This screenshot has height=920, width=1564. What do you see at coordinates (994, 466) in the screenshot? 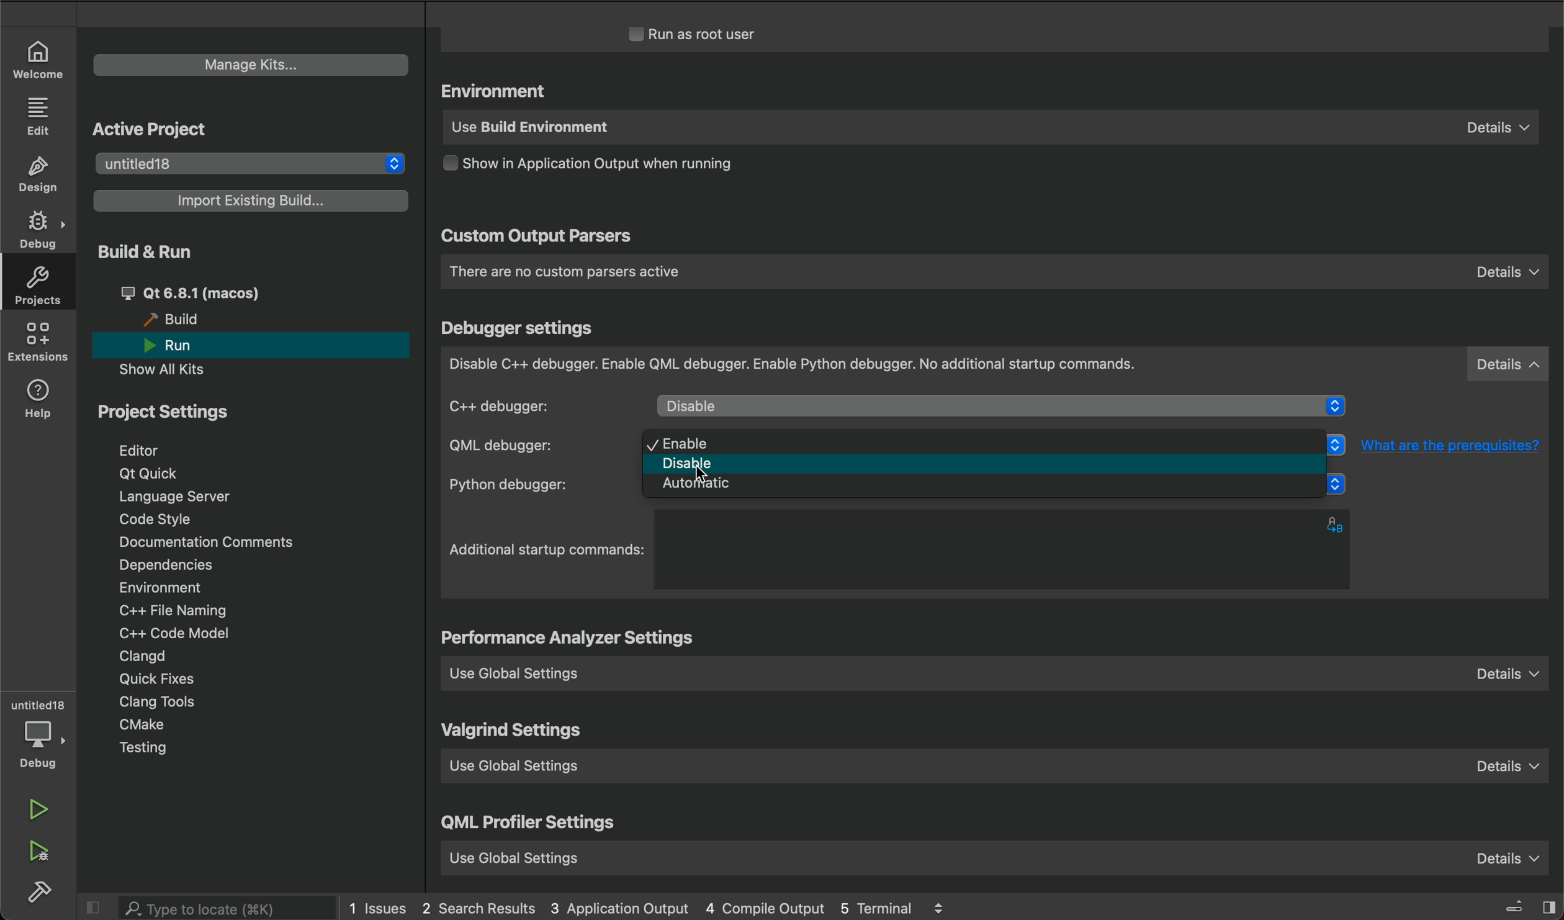
I see `disable` at bounding box center [994, 466].